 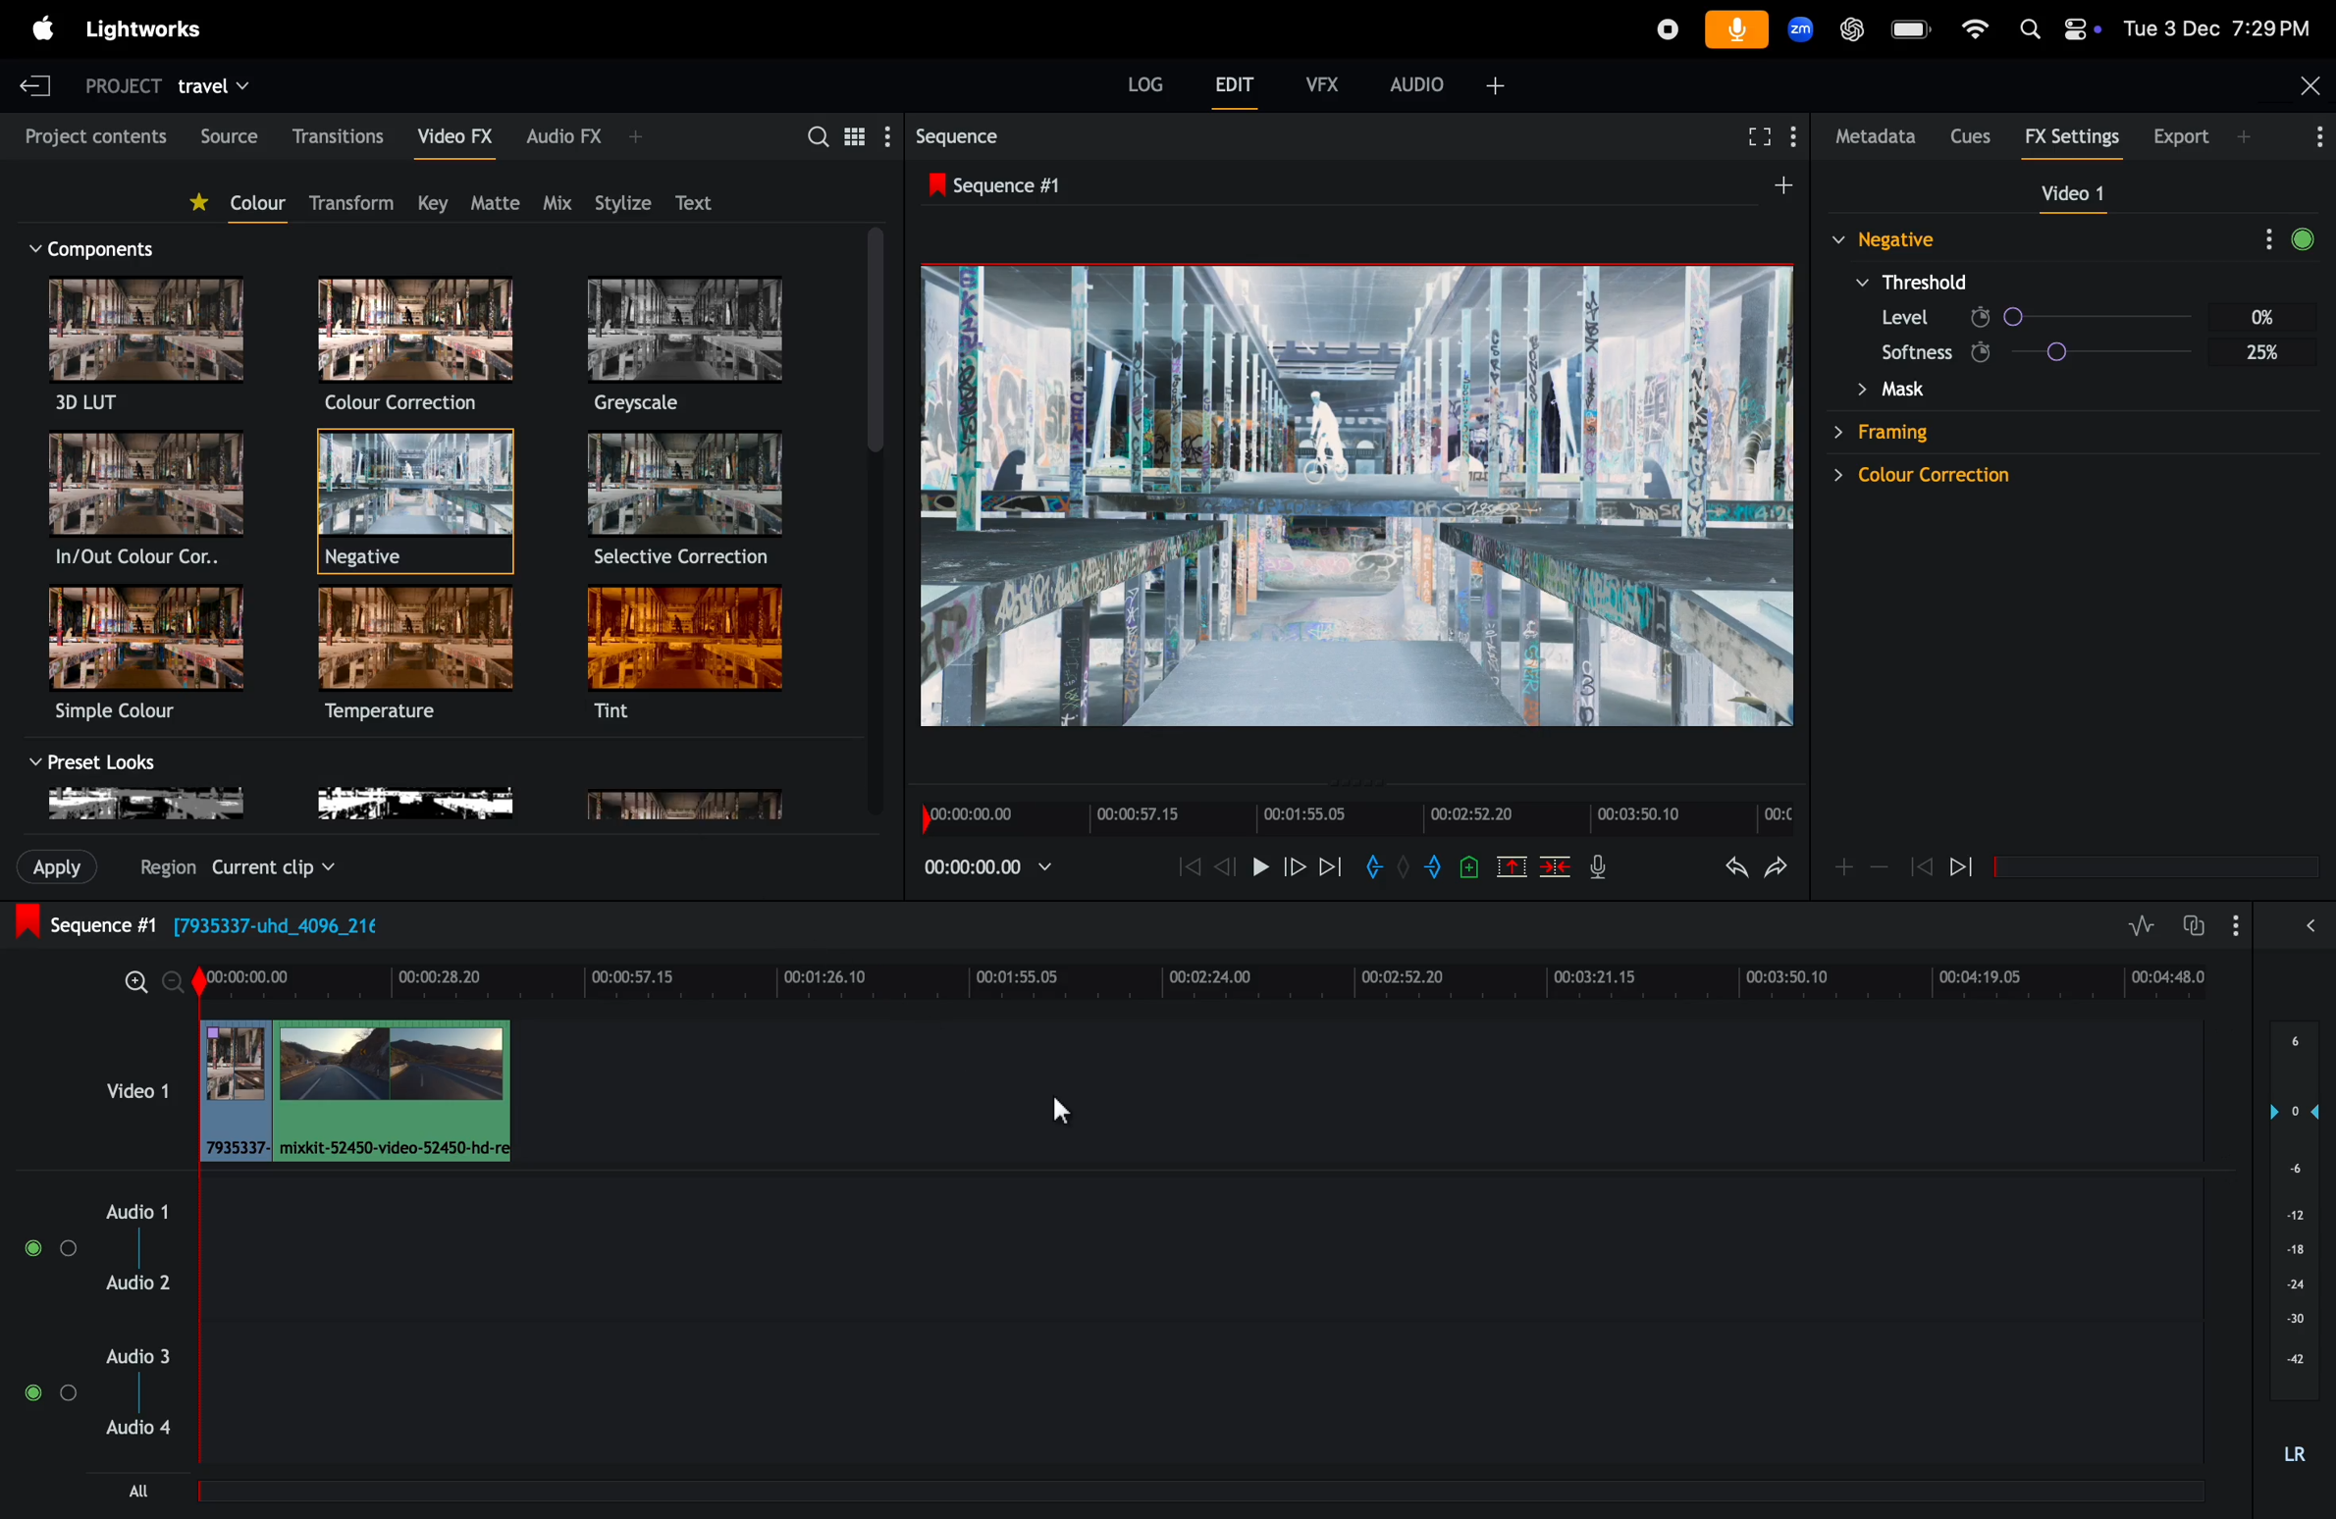 I want to click on Light works menu, so click(x=151, y=29).